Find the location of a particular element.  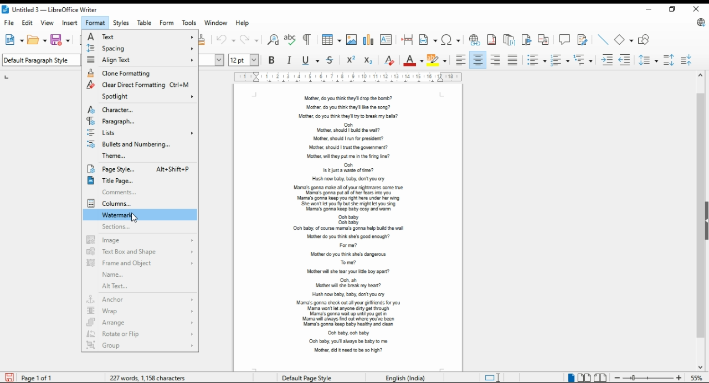

ruler is located at coordinates (347, 77).